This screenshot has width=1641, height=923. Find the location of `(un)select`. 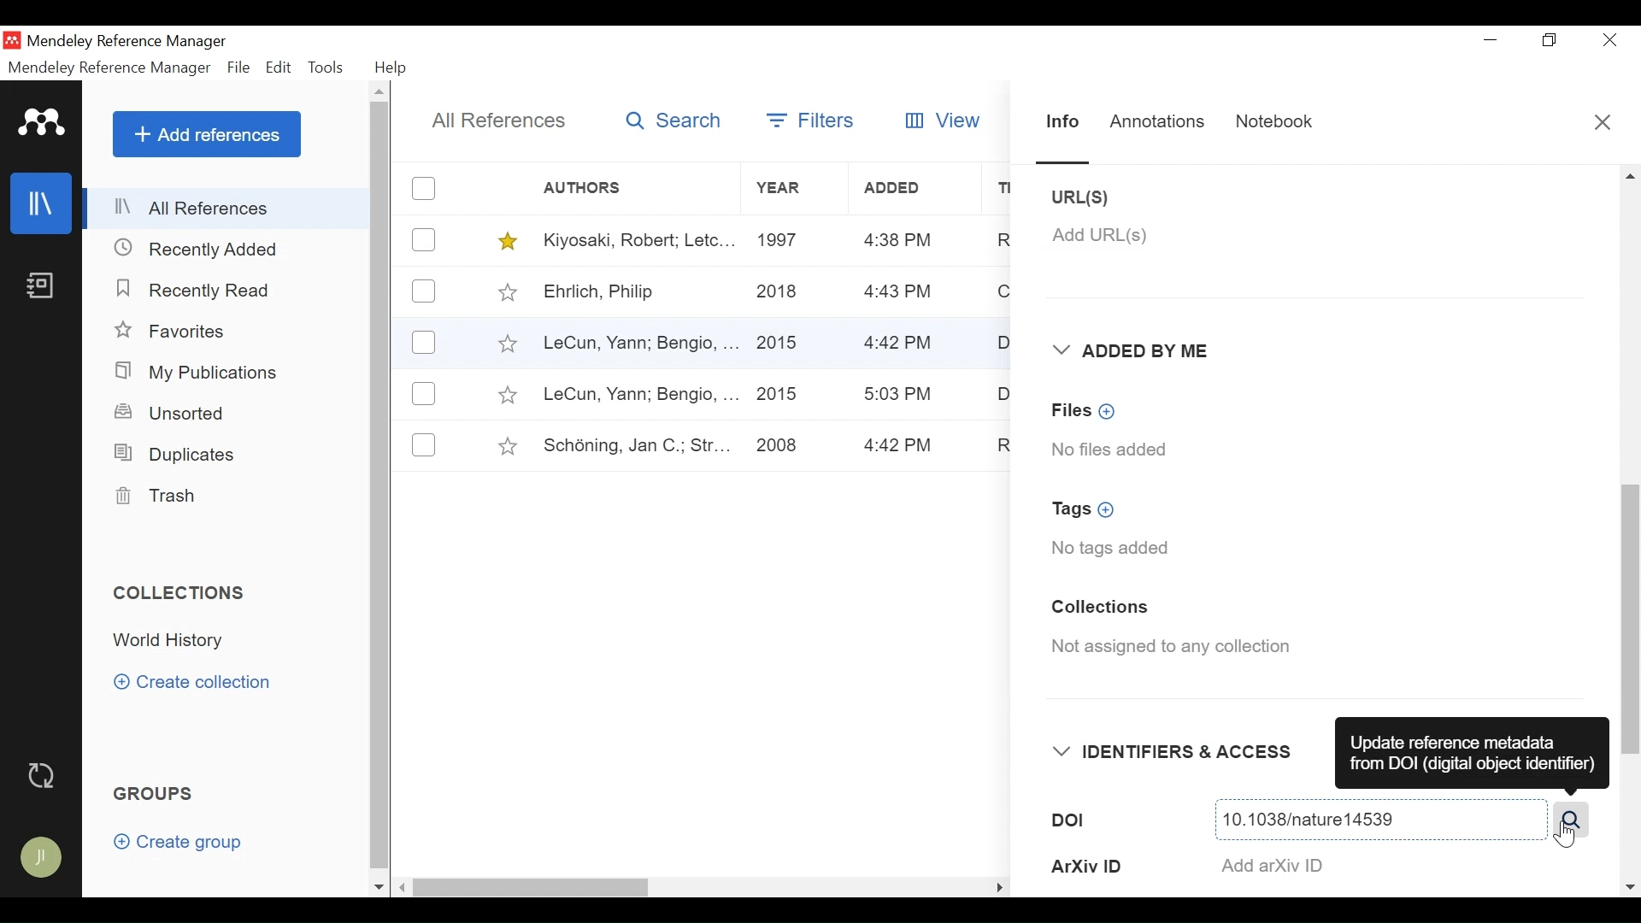

(un)select is located at coordinates (424, 444).